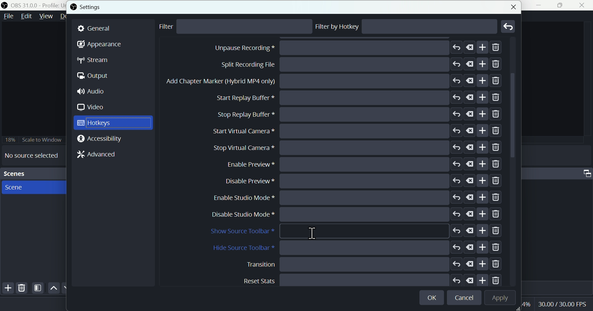 The height and width of the screenshot is (311, 593). I want to click on Accessibility, so click(101, 139).